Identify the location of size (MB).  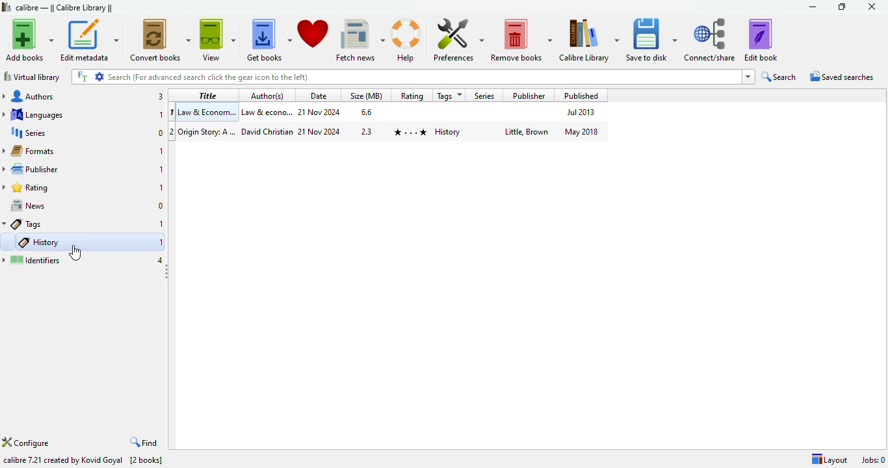
(365, 96).